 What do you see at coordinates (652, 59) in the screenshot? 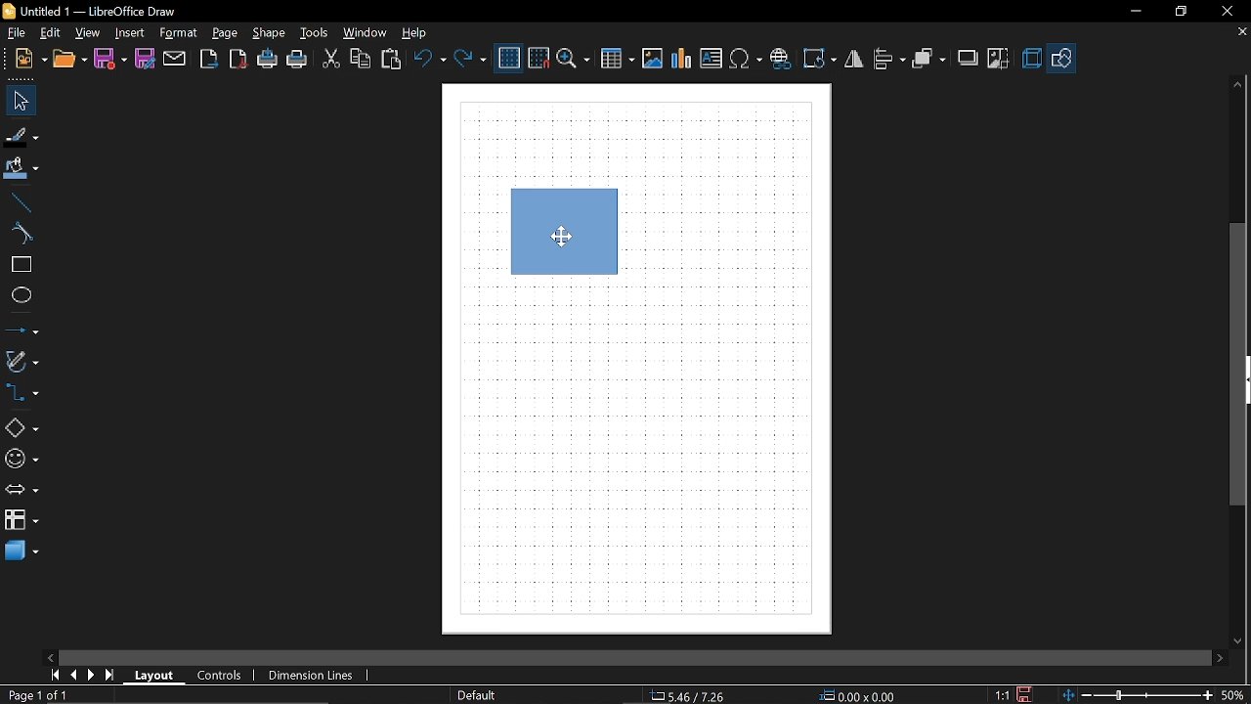
I see `Insert image` at bounding box center [652, 59].